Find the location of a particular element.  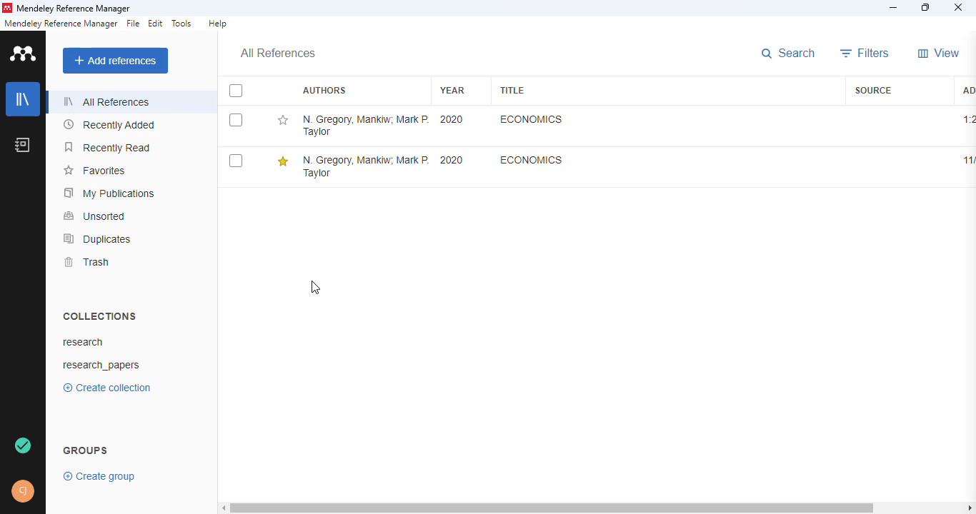

add references is located at coordinates (116, 61).